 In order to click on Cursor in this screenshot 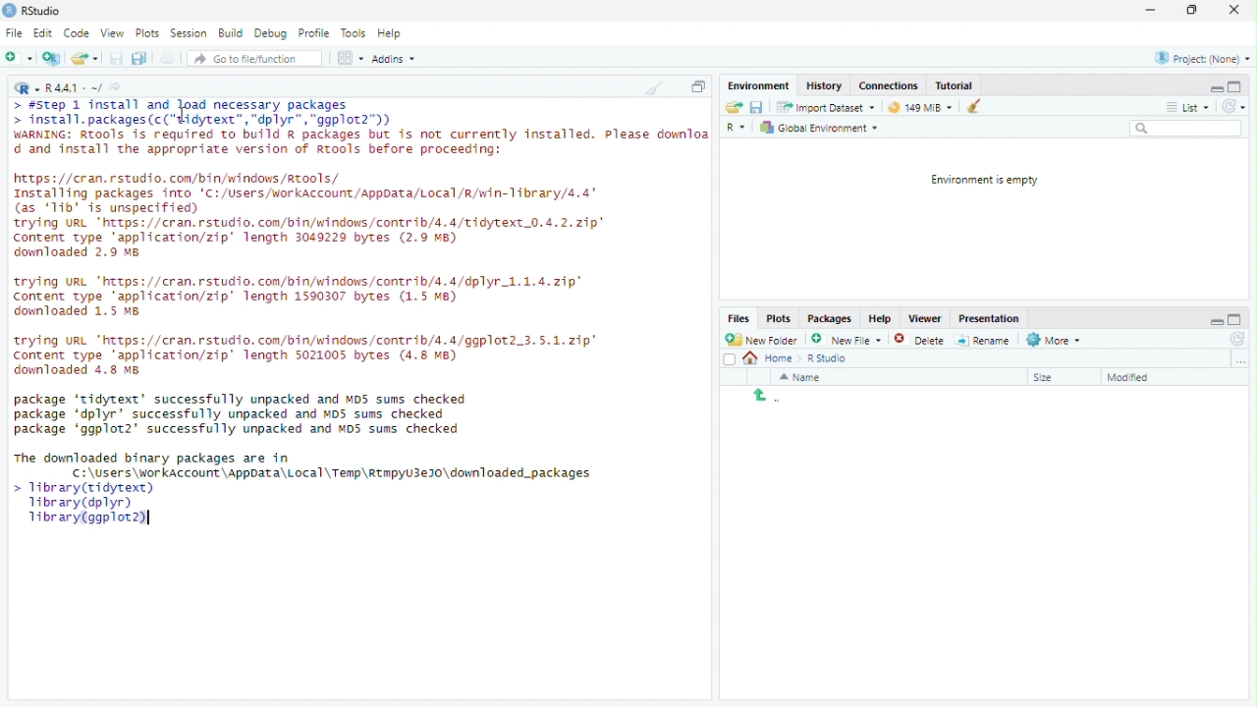, I will do `click(185, 115)`.